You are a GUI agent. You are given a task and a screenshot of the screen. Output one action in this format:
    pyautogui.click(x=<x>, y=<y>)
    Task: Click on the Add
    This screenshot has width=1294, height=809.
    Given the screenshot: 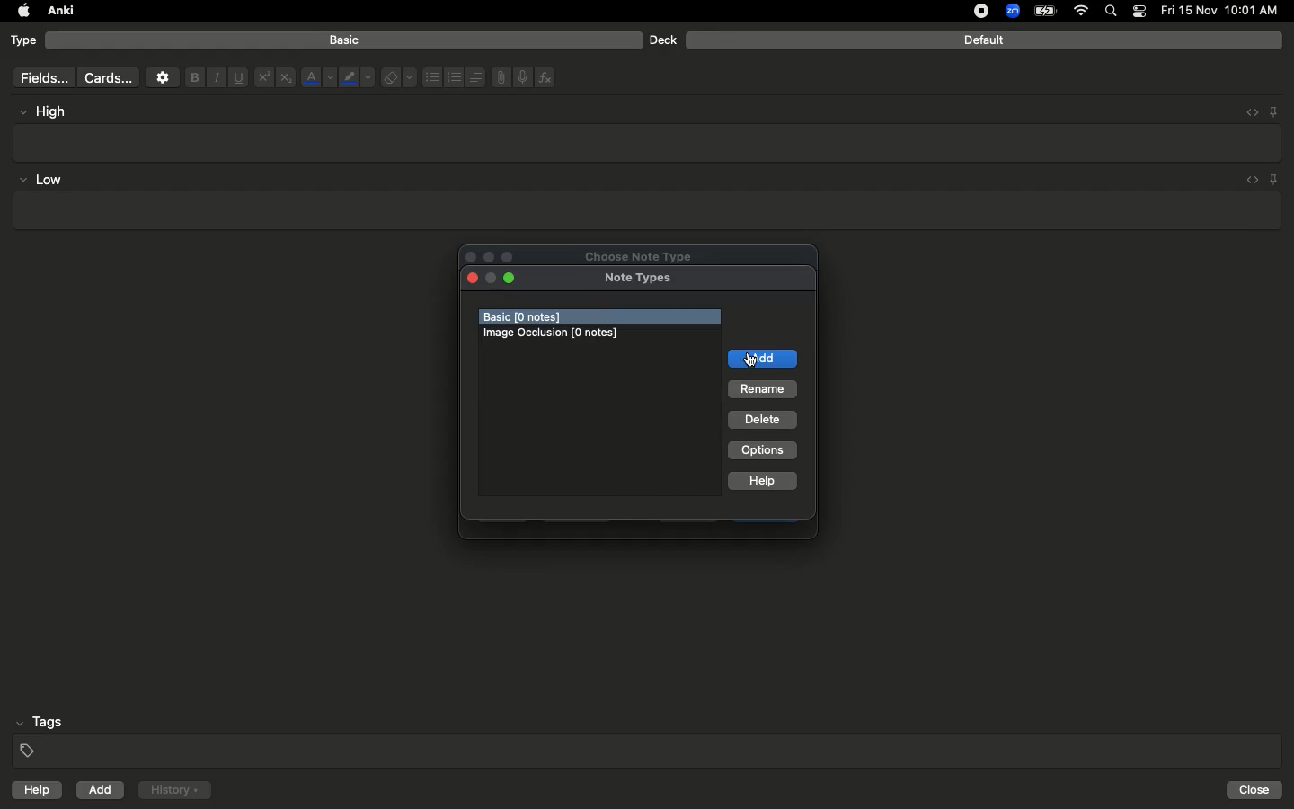 What is the action you would take?
    pyautogui.click(x=102, y=790)
    